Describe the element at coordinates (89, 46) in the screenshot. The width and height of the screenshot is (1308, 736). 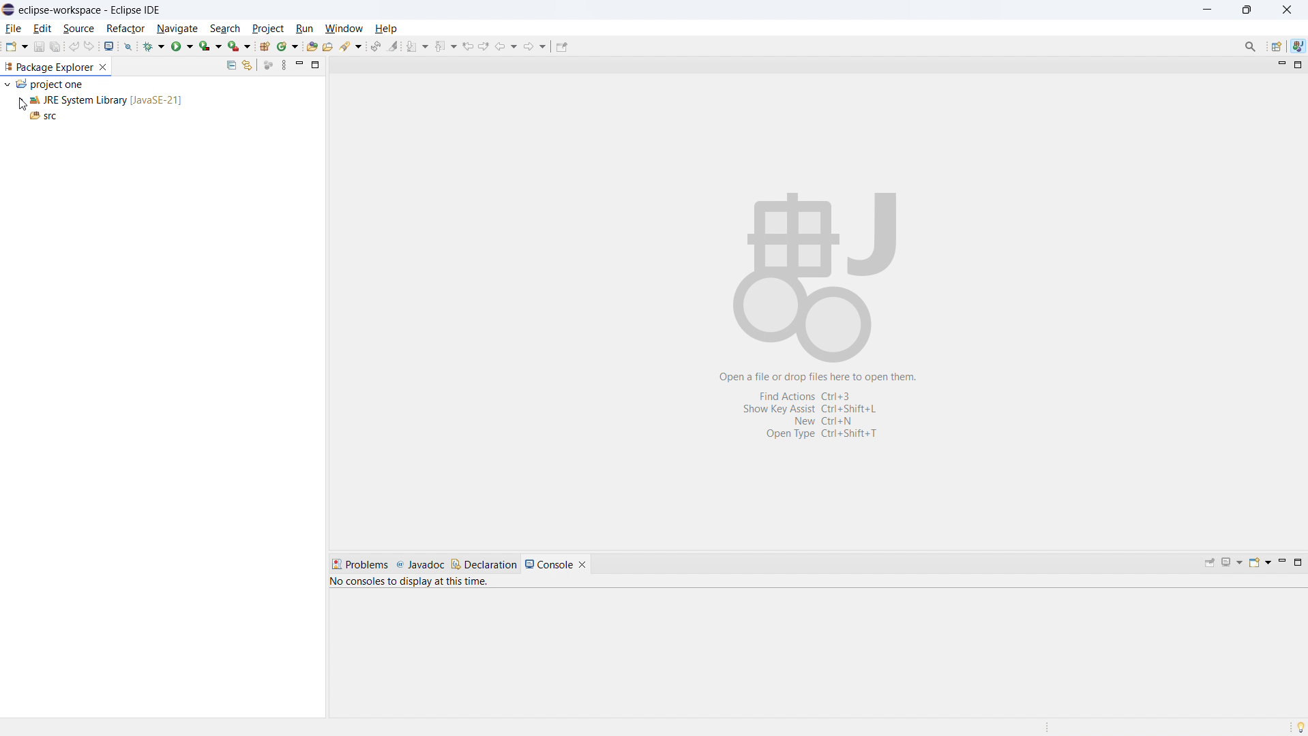
I see `redo` at that location.